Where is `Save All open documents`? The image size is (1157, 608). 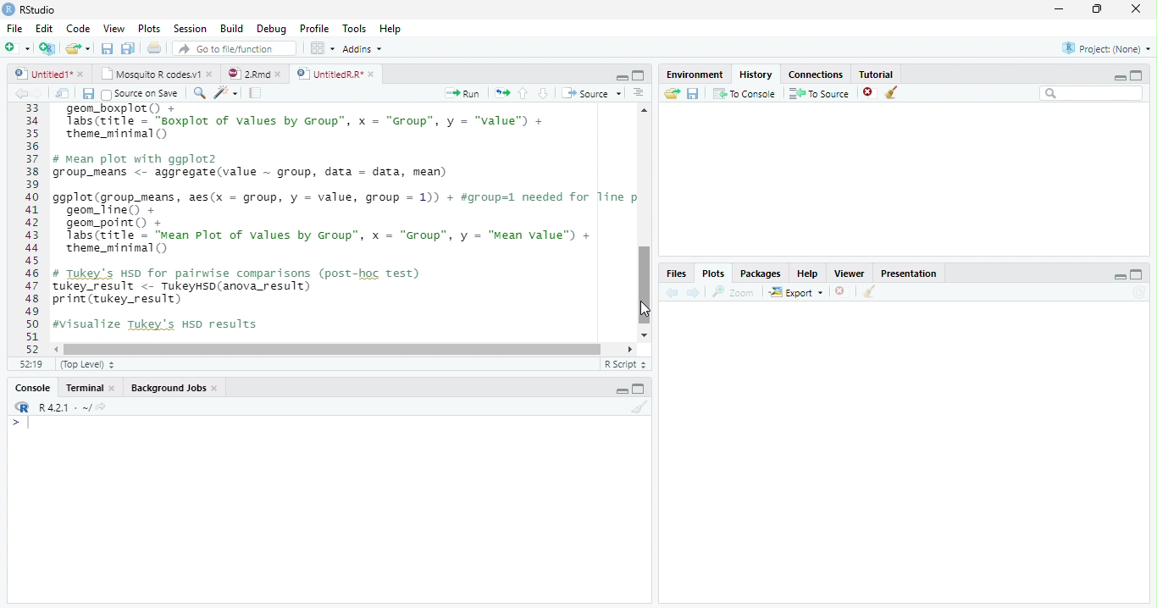 Save All open documents is located at coordinates (127, 48).